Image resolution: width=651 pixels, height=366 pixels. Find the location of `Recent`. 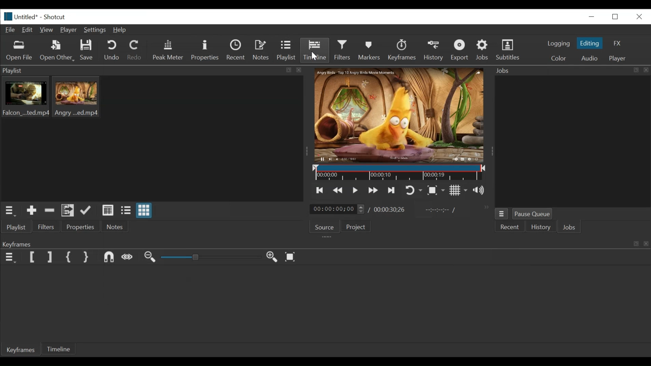

Recent is located at coordinates (510, 227).